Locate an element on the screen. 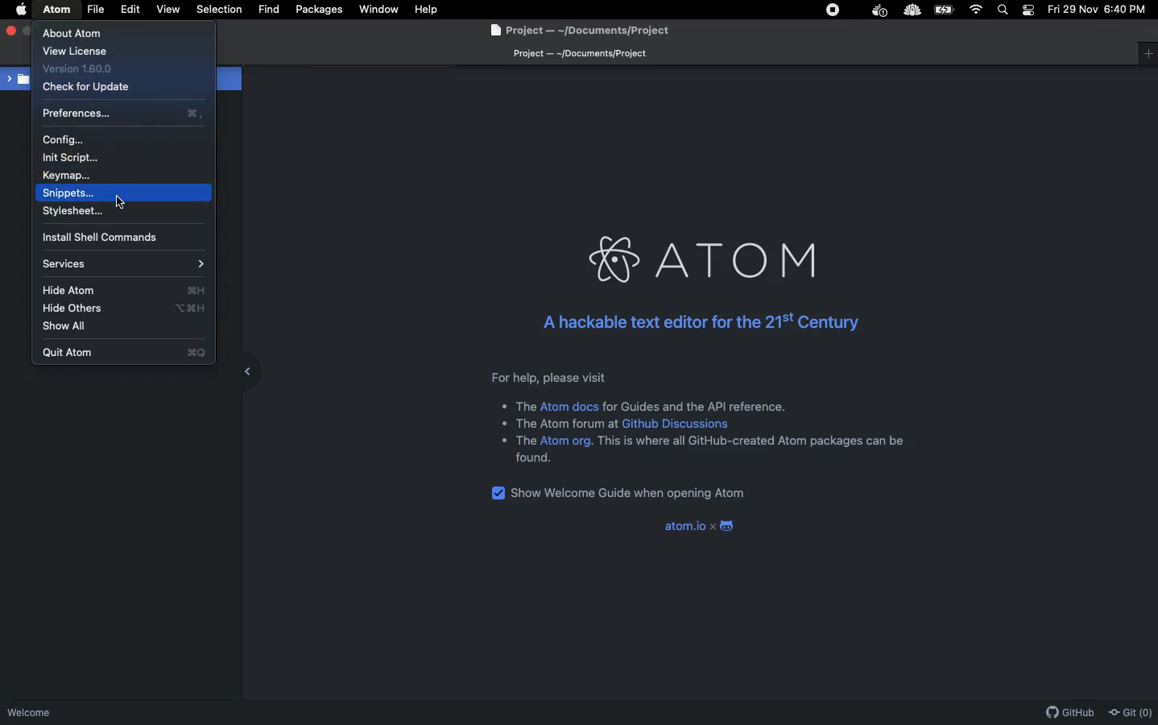 The image size is (1158, 725). Keymap is located at coordinates (68, 175).